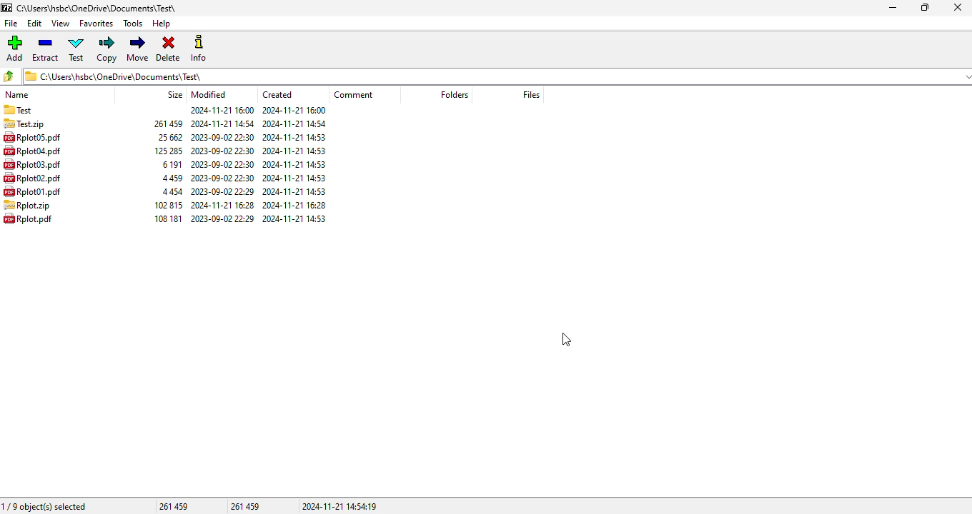  I want to click on modified date & time, so click(222, 164).